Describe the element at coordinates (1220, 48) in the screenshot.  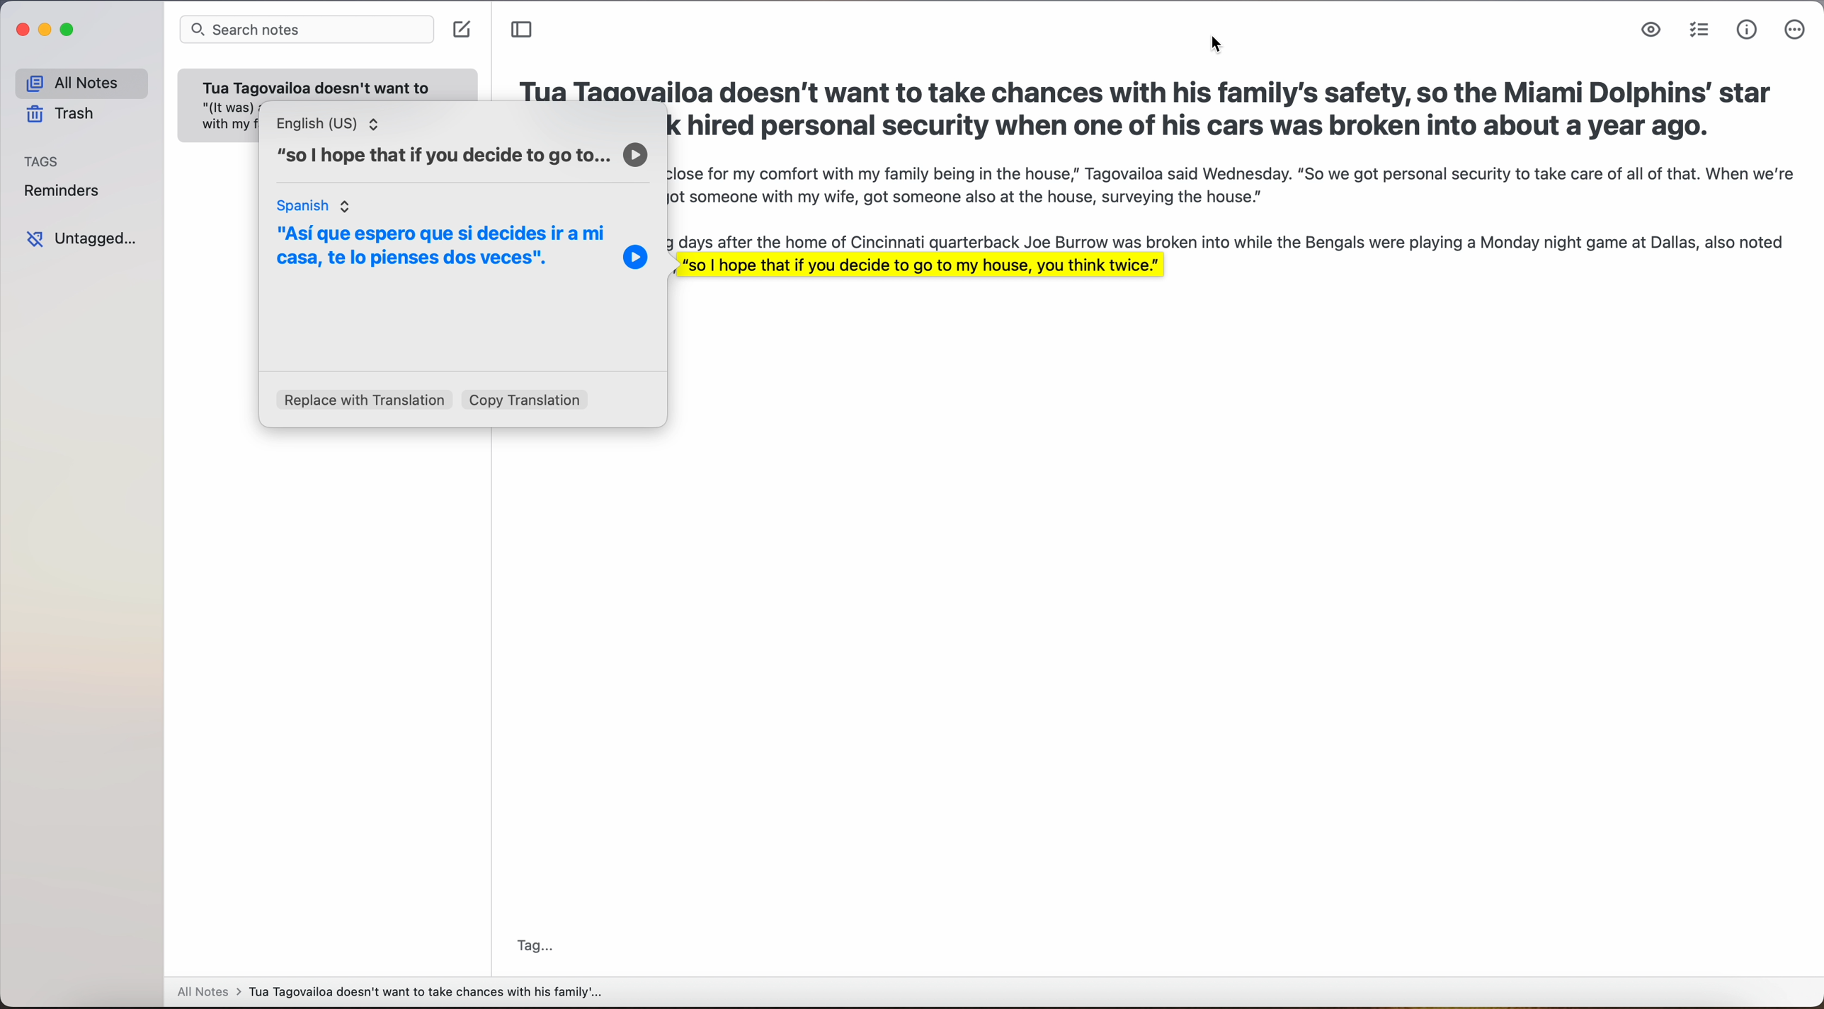
I see `cursor` at that location.